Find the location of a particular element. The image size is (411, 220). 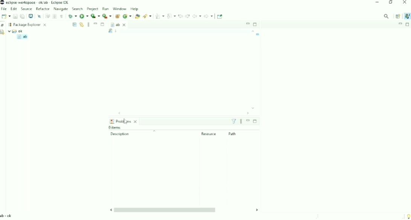

Maximize is located at coordinates (256, 24).